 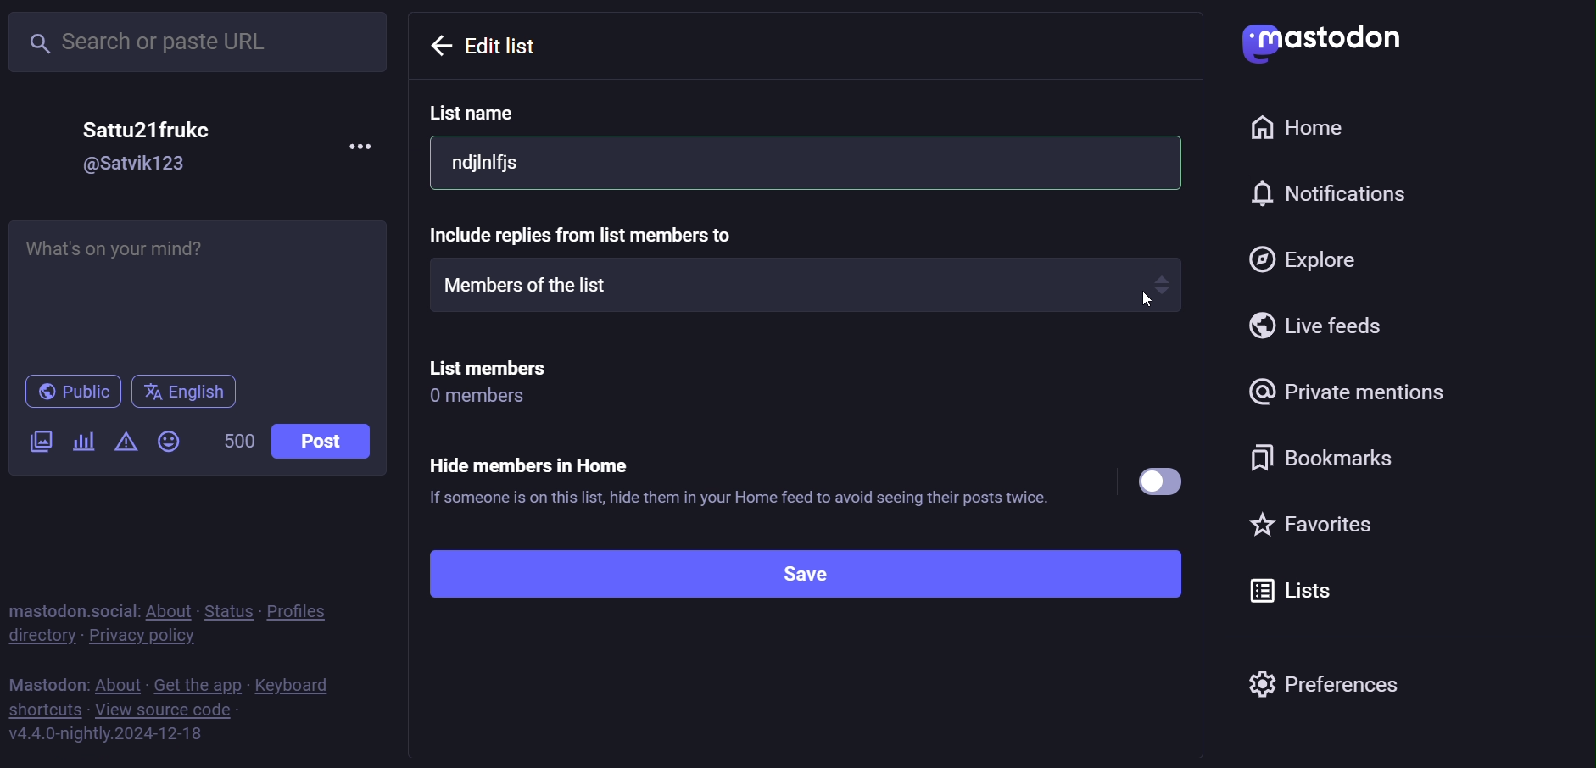 What do you see at coordinates (90, 442) in the screenshot?
I see `poll` at bounding box center [90, 442].